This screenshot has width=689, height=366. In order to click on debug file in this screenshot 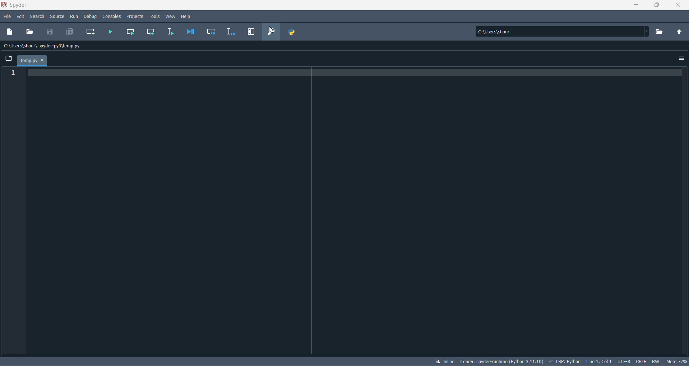, I will do `click(189, 32)`.